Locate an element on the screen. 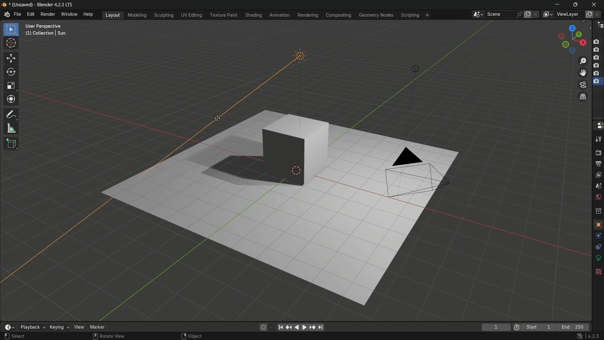 This screenshot has width=604, height=340. switch current view is located at coordinates (584, 97).